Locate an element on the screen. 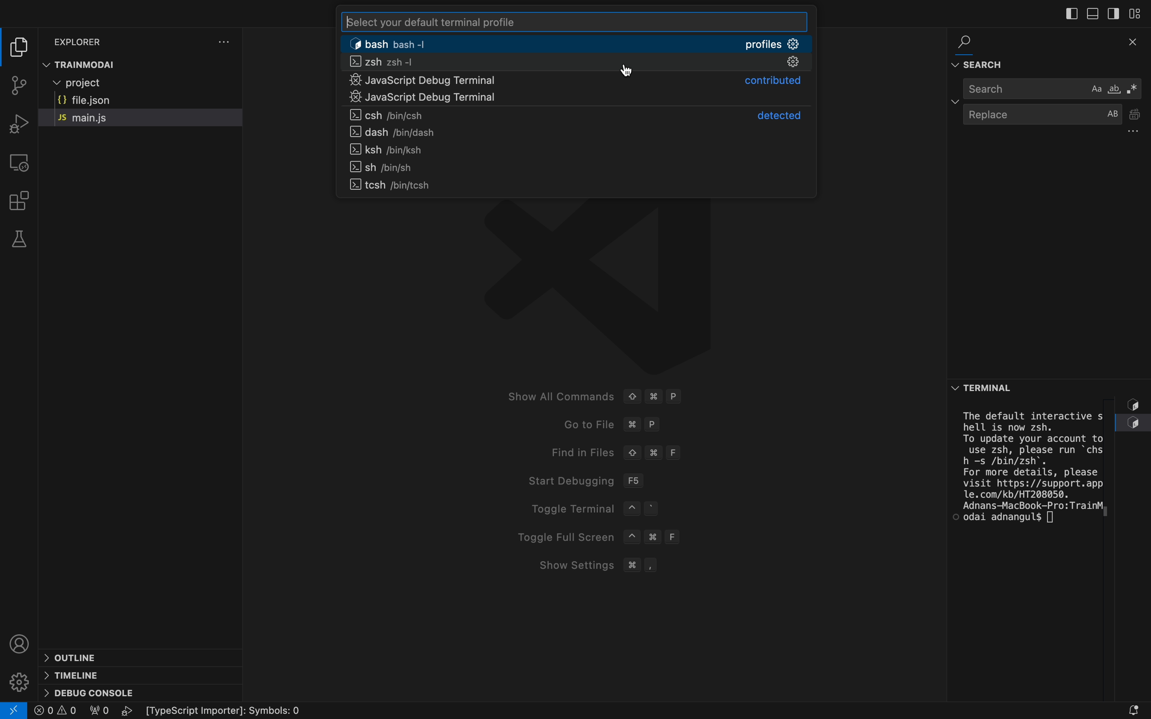 This screenshot has width=1151, height=719. sidebar at bottom is located at coordinates (1091, 15).